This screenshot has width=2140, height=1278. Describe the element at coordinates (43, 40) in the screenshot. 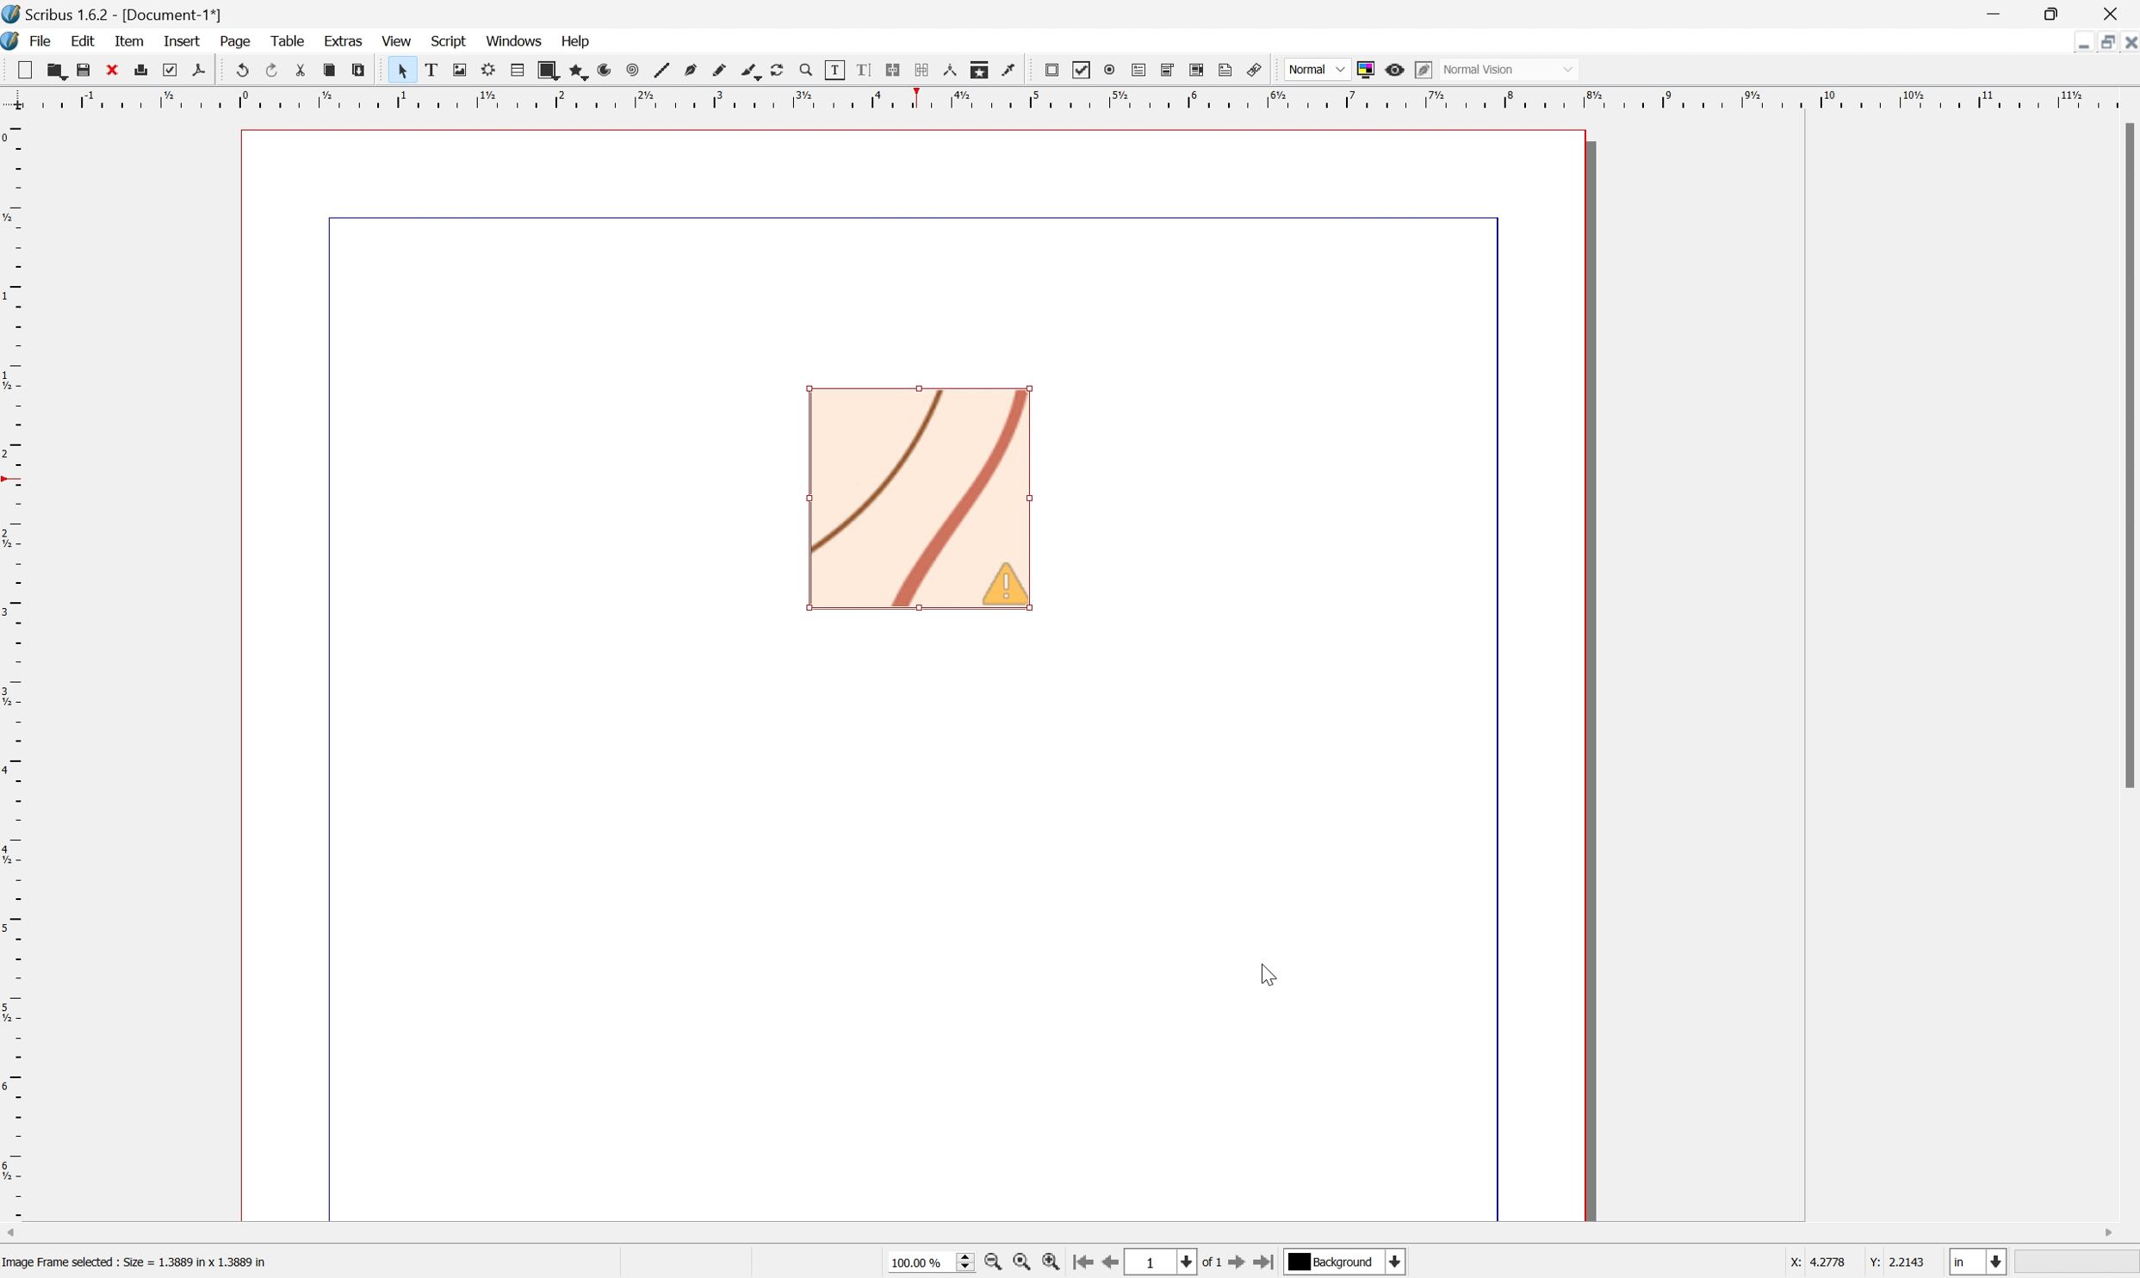

I see `File` at that location.